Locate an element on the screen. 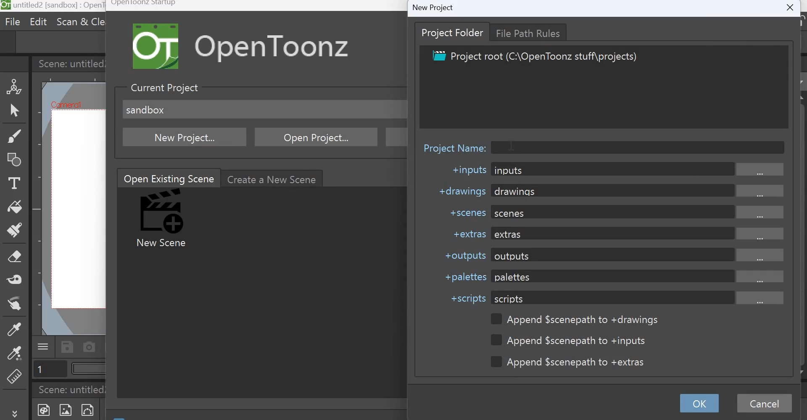 The height and width of the screenshot is (420, 807). Type Tool is located at coordinates (13, 184).